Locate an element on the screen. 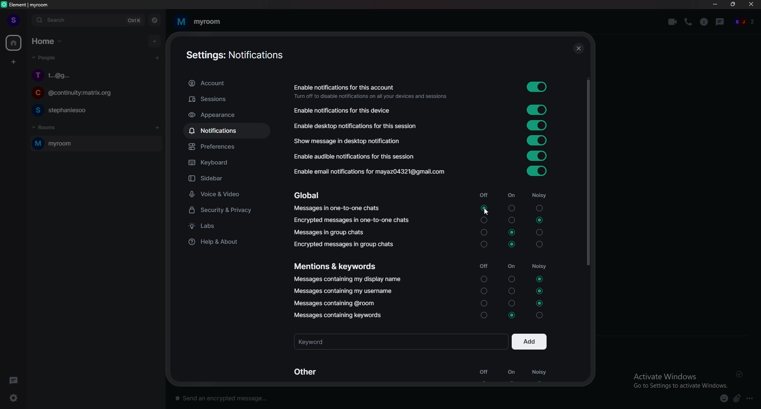 The height and width of the screenshot is (409, 761). other is located at coordinates (309, 371).